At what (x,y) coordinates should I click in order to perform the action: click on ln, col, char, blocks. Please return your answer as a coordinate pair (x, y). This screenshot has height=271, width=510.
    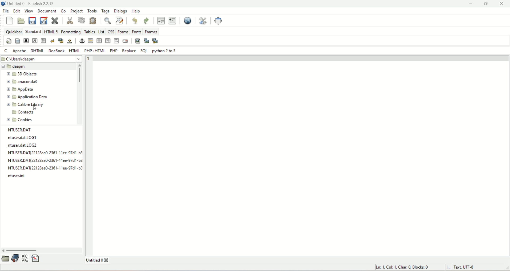
    Looking at the image, I should click on (402, 267).